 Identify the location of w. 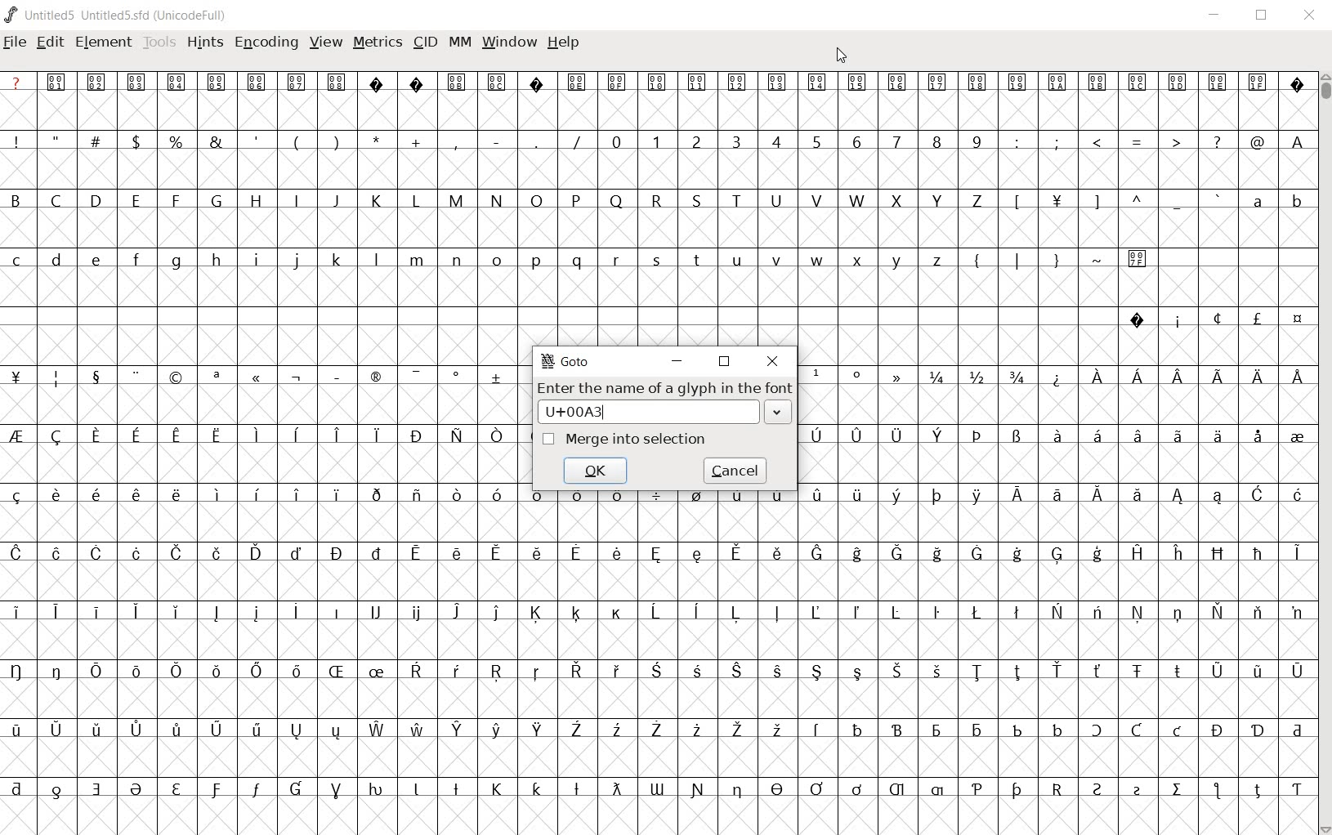
(816, 260).